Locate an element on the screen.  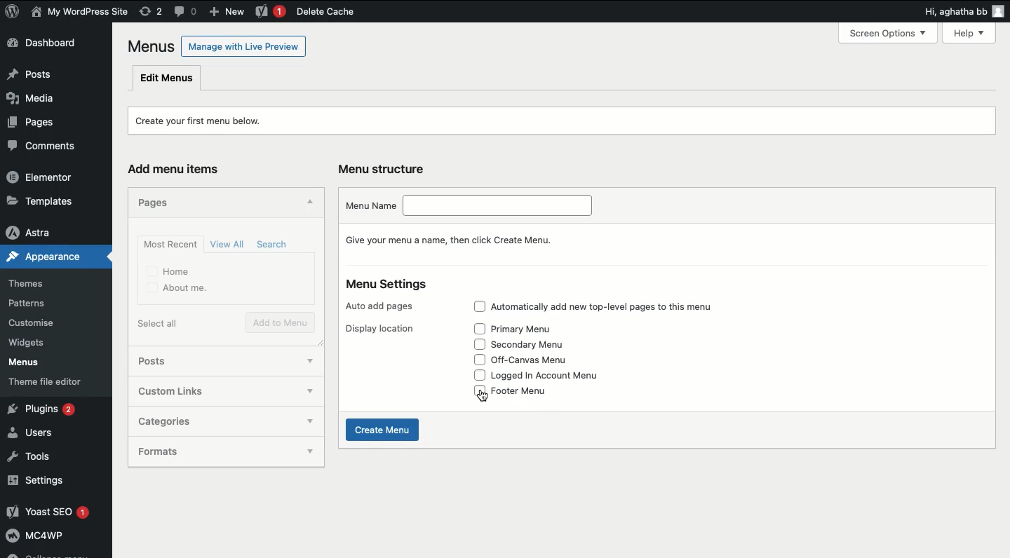
Menu settings is located at coordinates (387, 286).